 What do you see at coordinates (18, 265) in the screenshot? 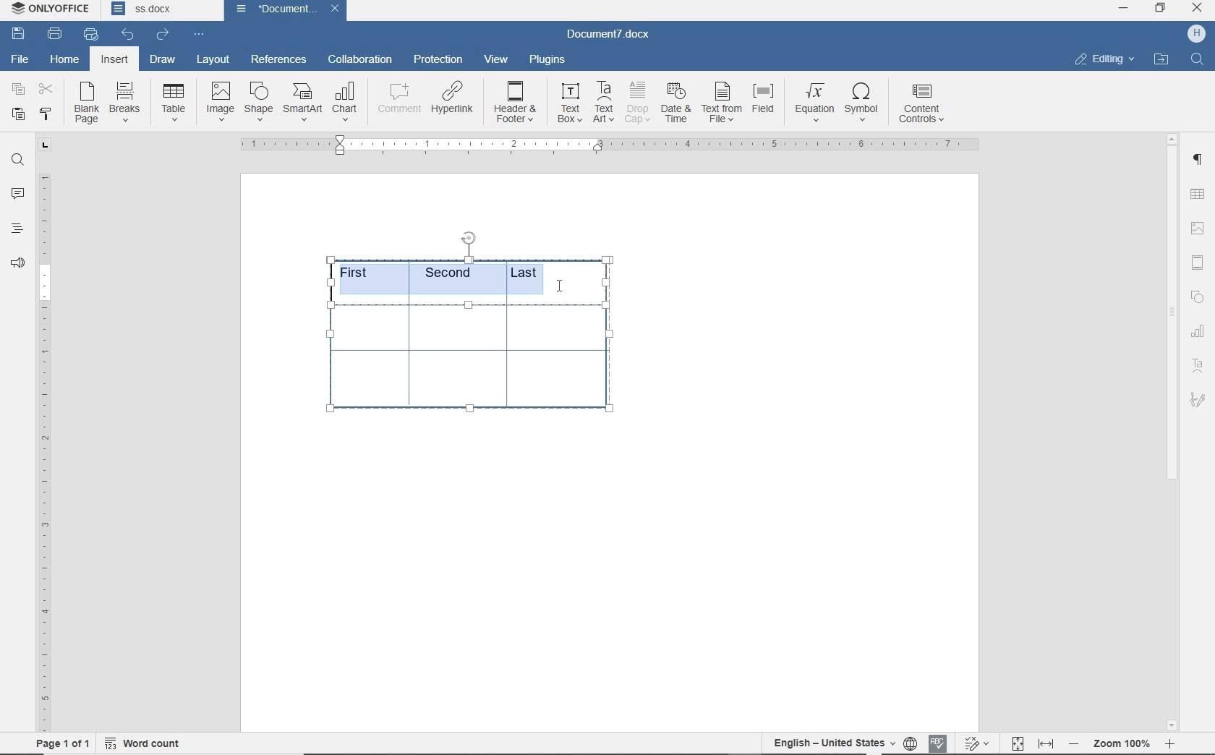
I see `feedback & suppory` at bounding box center [18, 265].